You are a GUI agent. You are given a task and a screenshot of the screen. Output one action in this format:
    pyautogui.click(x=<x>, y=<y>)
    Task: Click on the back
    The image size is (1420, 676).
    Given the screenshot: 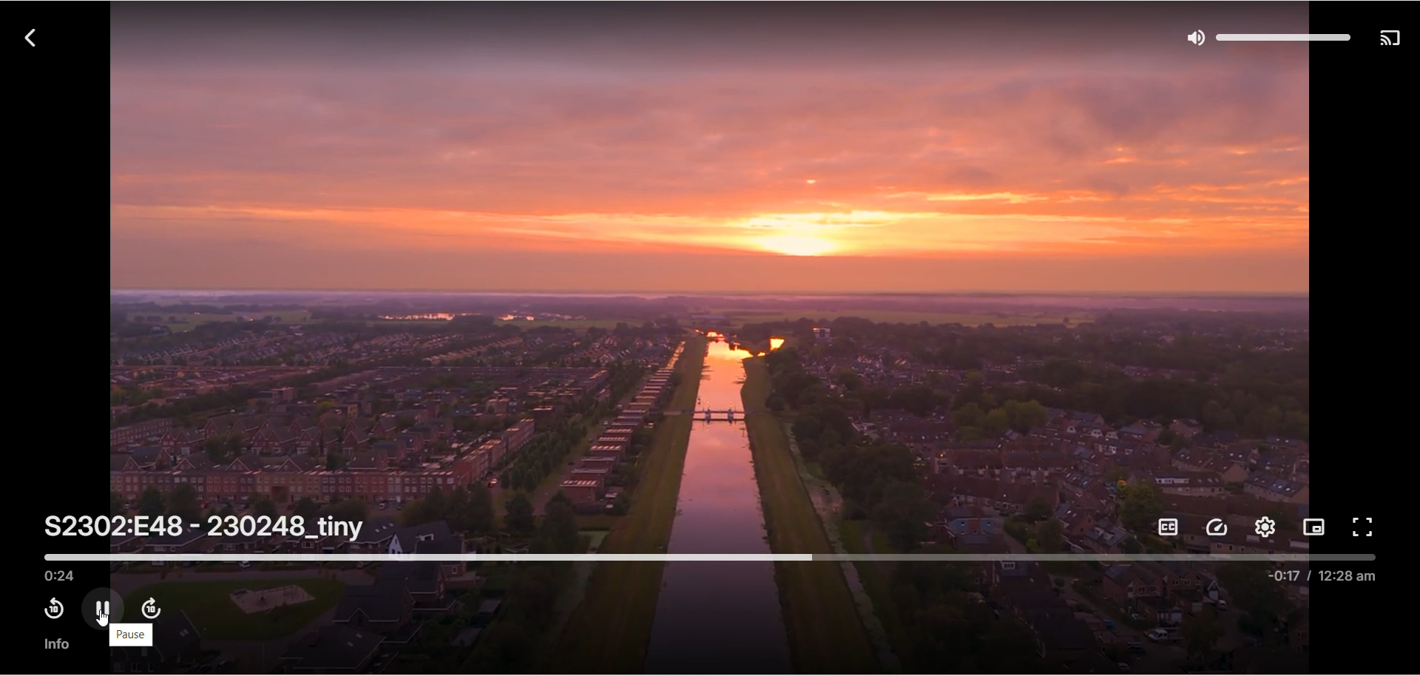 What is the action you would take?
    pyautogui.click(x=25, y=36)
    